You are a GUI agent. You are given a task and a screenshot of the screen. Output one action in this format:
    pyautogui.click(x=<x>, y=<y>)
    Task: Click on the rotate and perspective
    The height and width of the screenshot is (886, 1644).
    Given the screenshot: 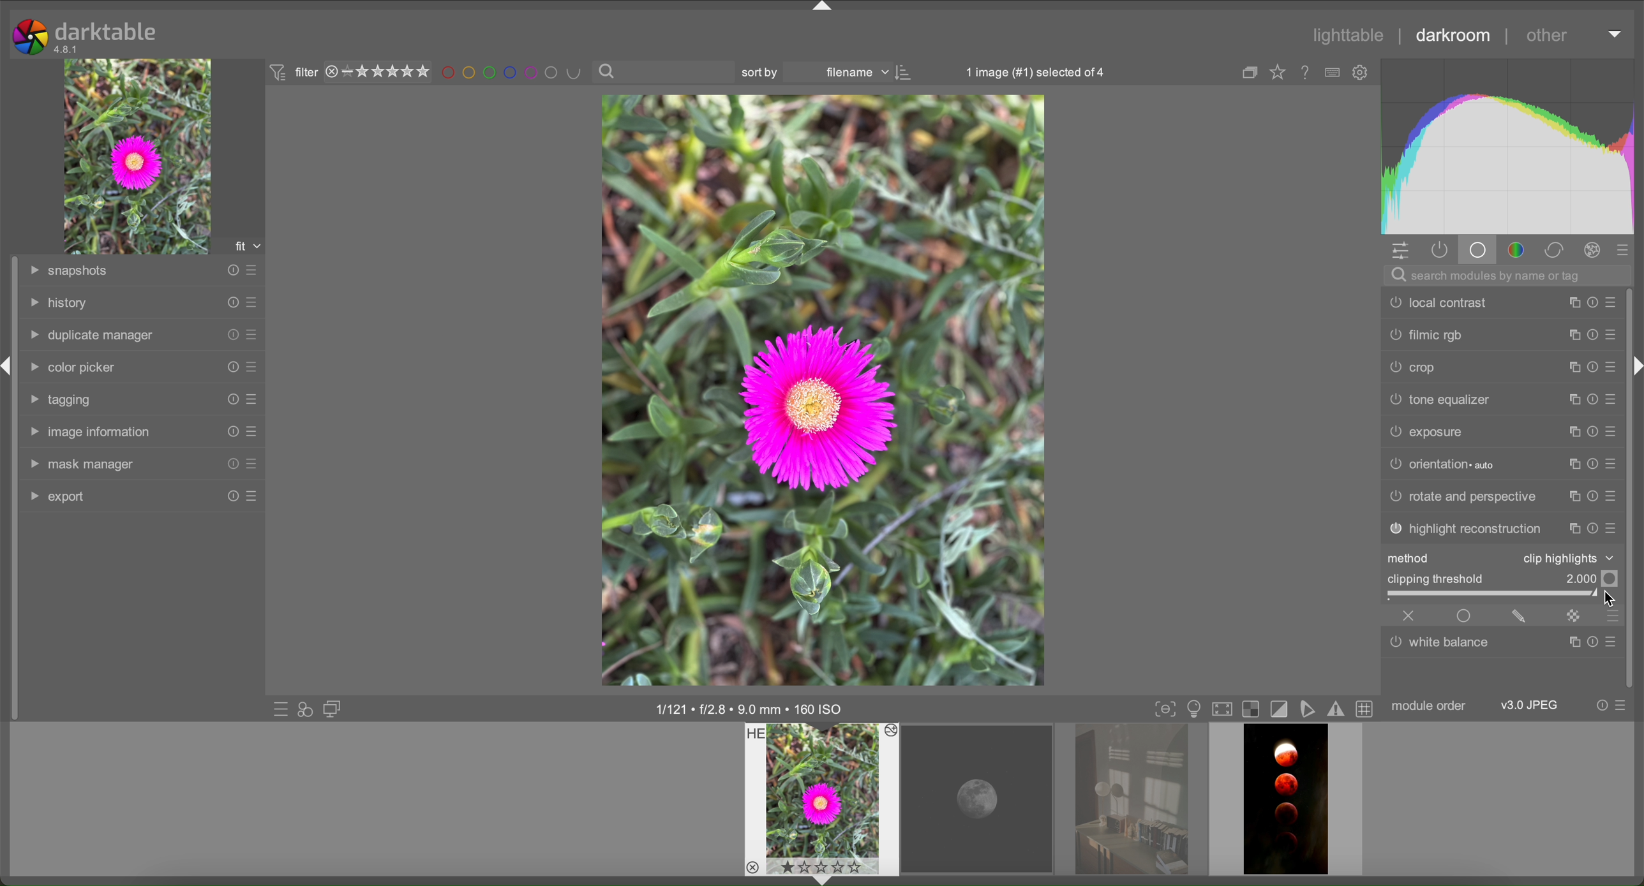 What is the action you would take?
    pyautogui.click(x=1463, y=496)
    